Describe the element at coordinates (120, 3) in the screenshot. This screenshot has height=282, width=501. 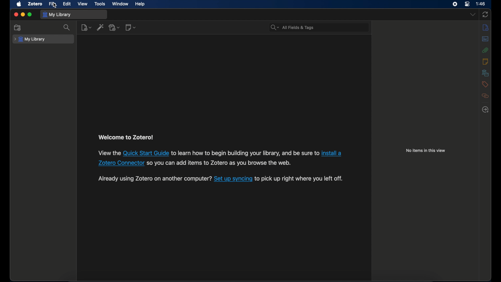
I see `window` at that location.